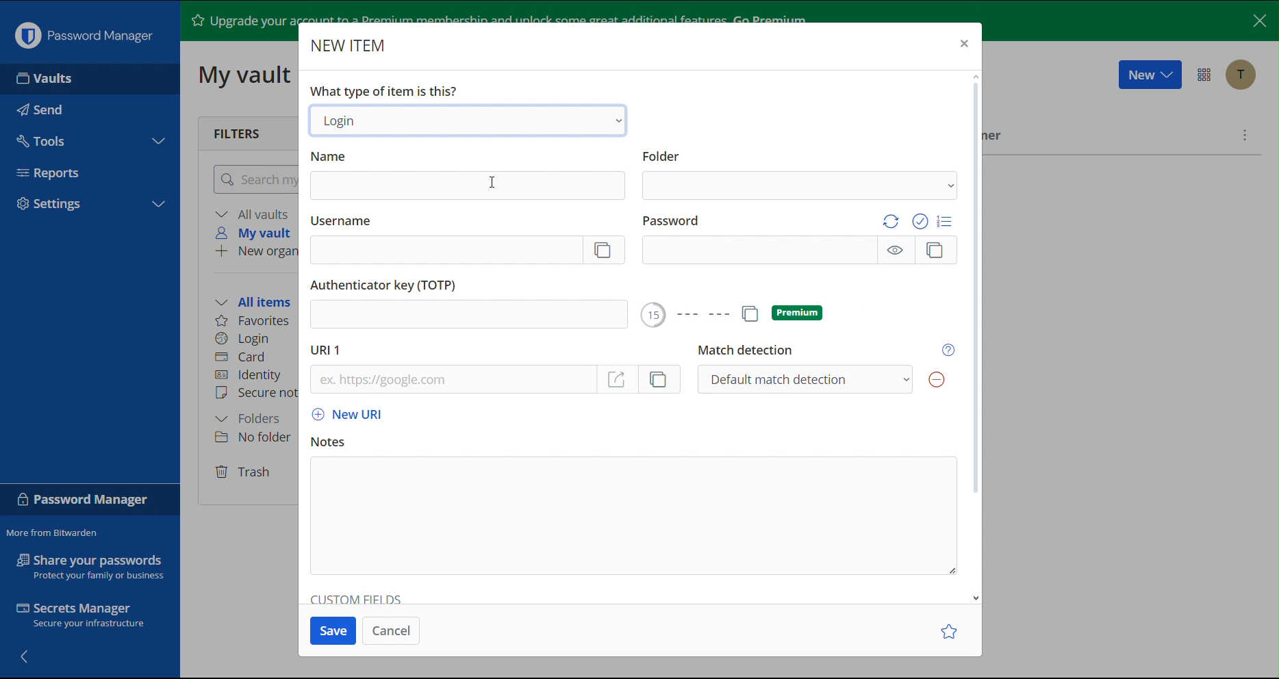 The width and height of the screenshot is (1279, 679). I want to click on URL , so click(498, 382).